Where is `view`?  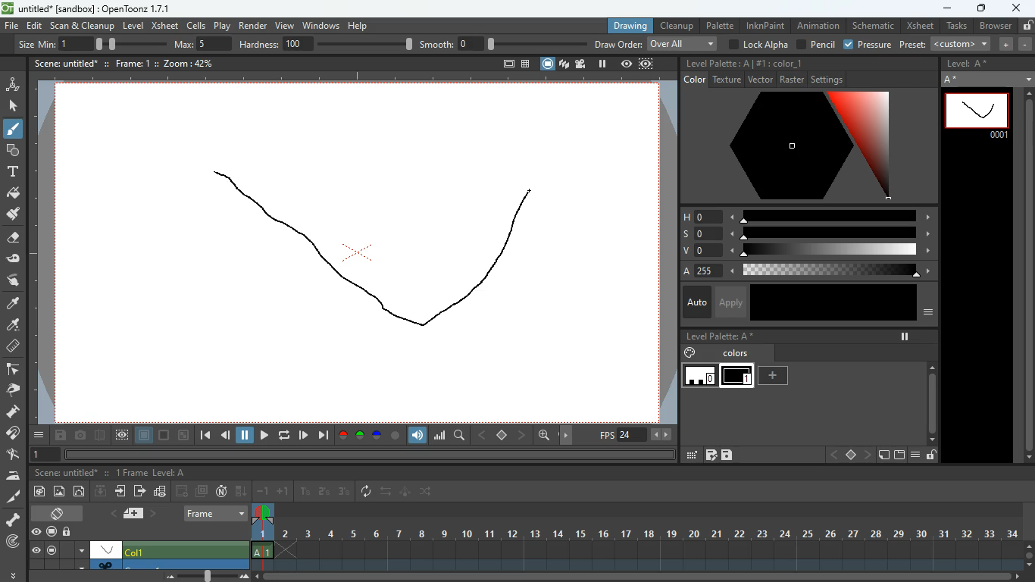
view is located at coordinates (283, 23).